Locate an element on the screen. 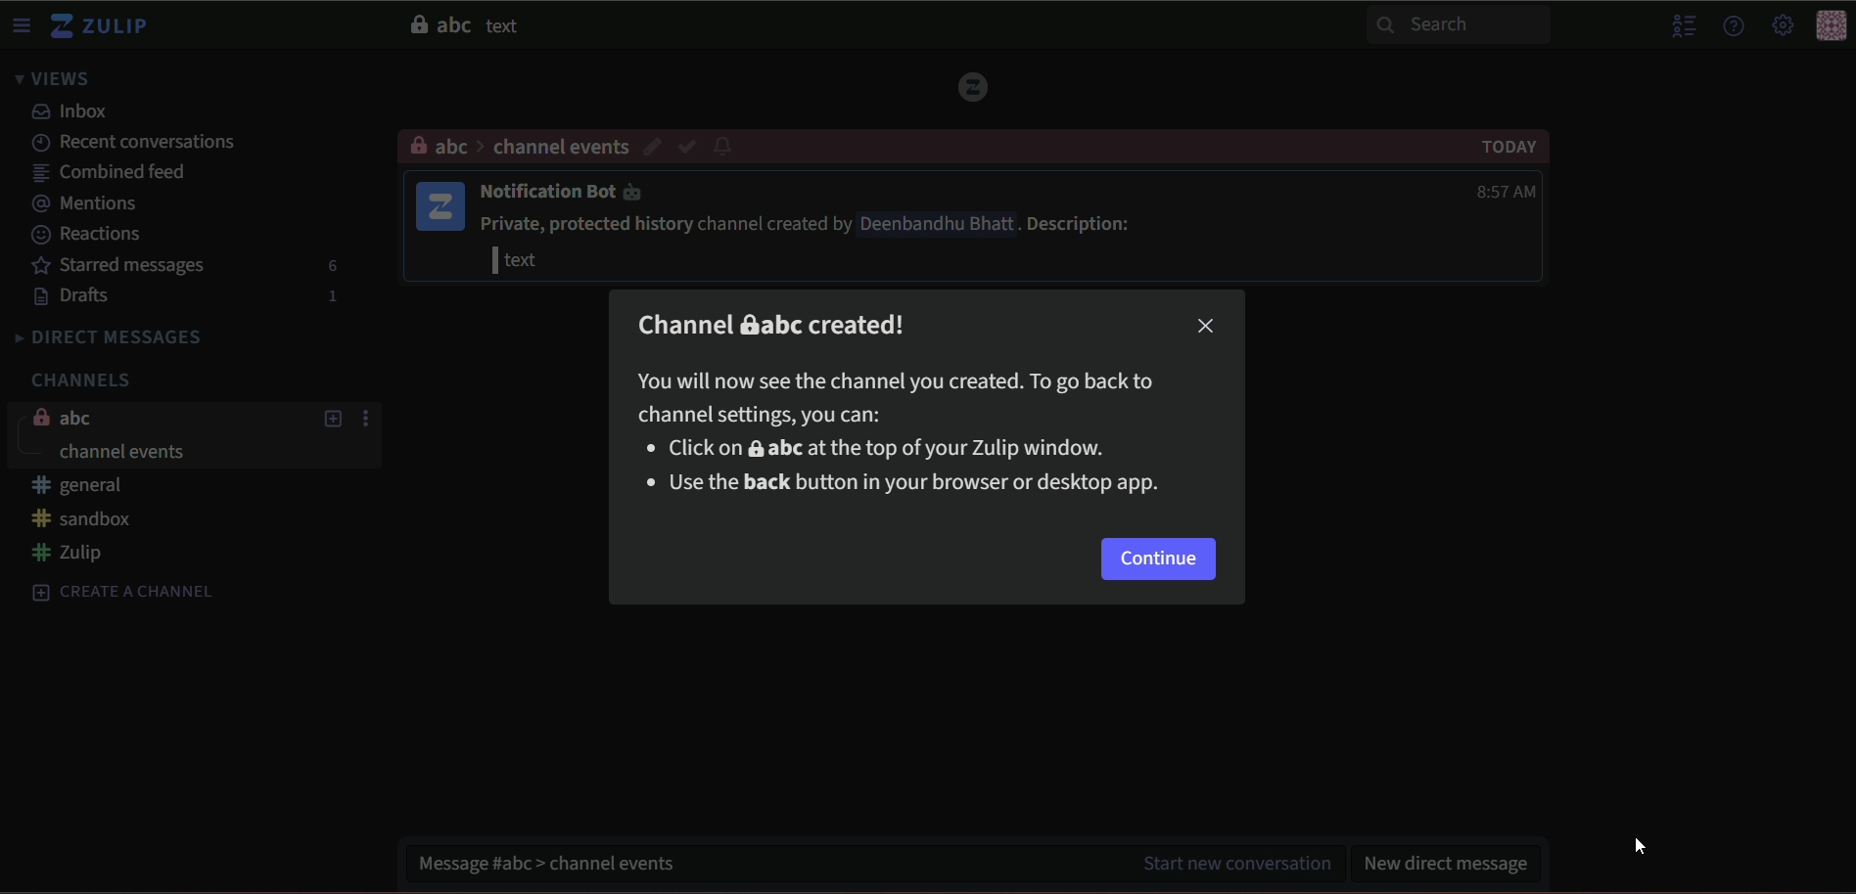 The width and height of the screenshot is (1856, 894). new direct message is located at coordinates (1456, 865).